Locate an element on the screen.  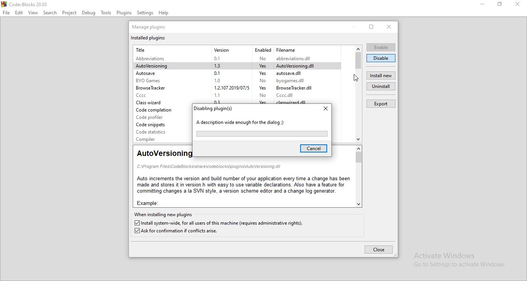
scroll up is located at coordinates (358, 148).